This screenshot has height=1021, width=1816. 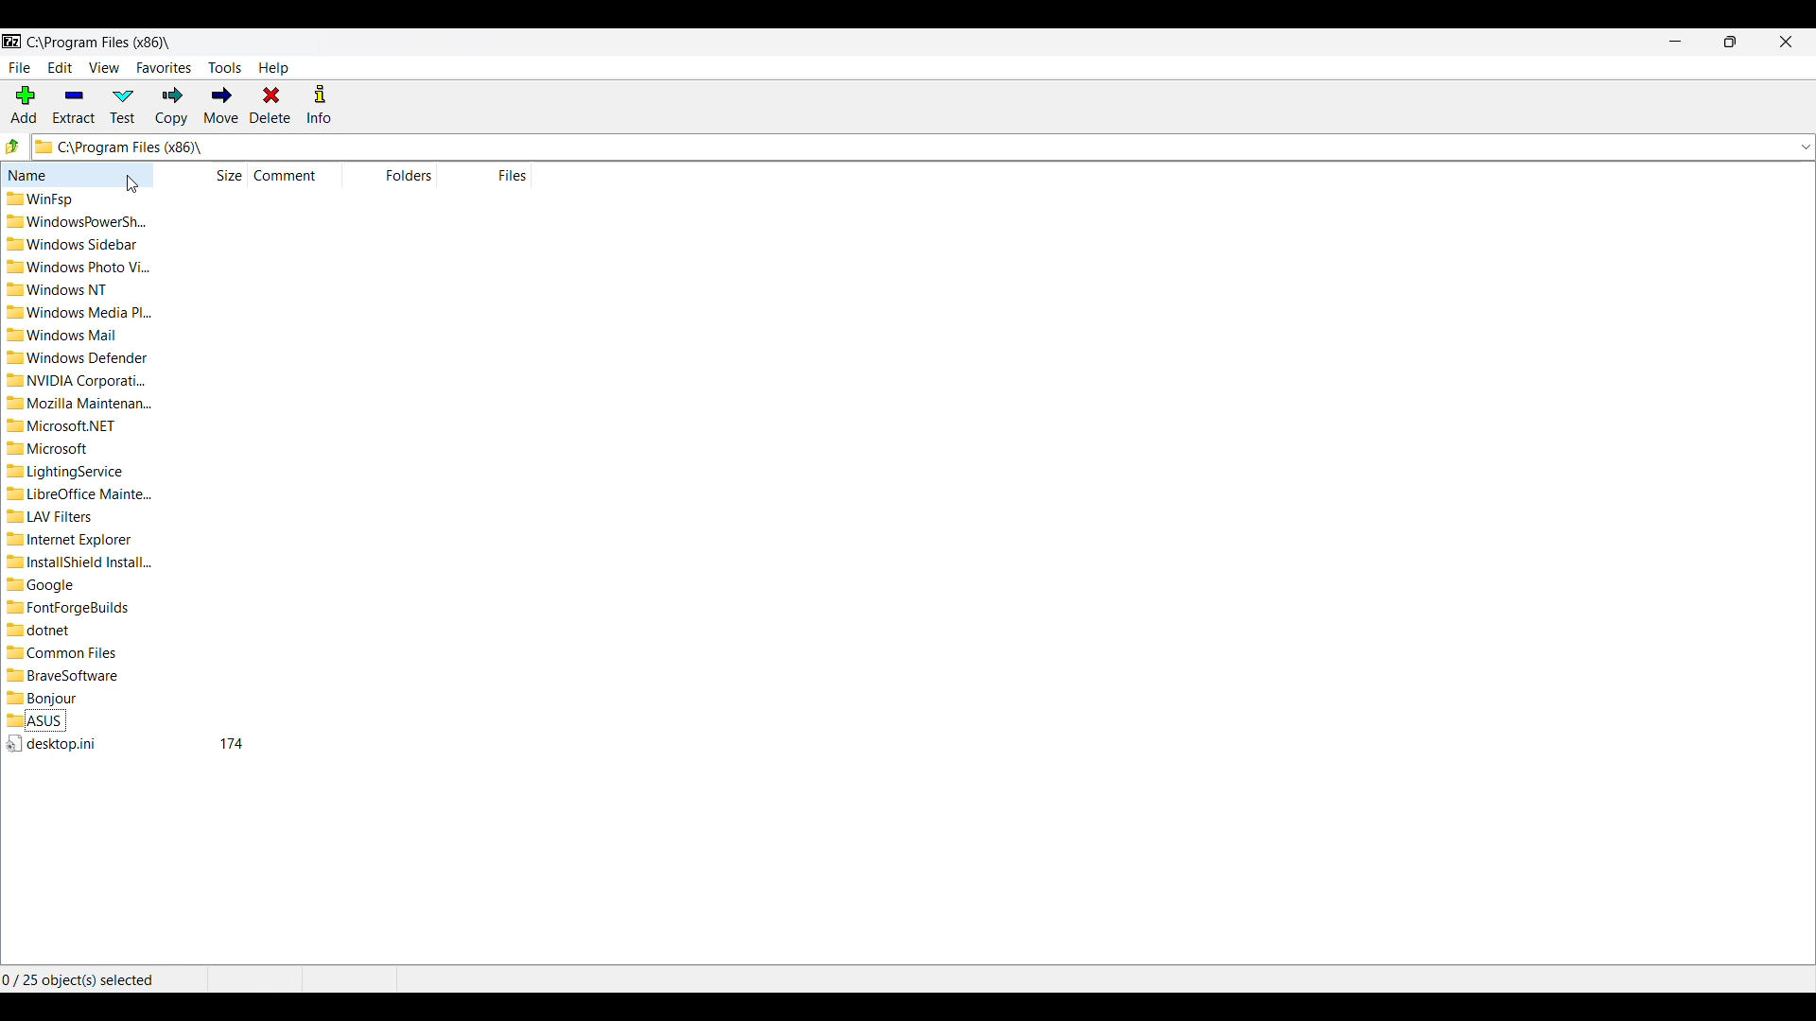 I want to click on Google, so click(x=58, y=583).